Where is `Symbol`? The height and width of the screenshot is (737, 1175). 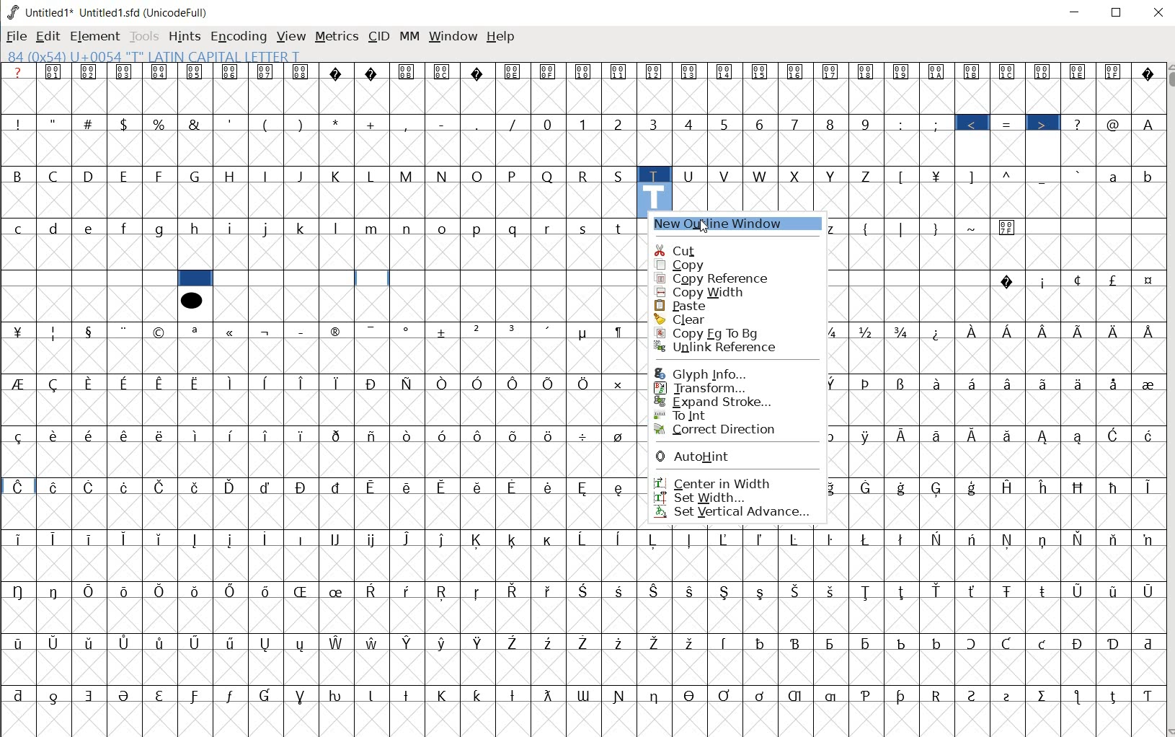
Symbol is located at coordinates (620, 436).